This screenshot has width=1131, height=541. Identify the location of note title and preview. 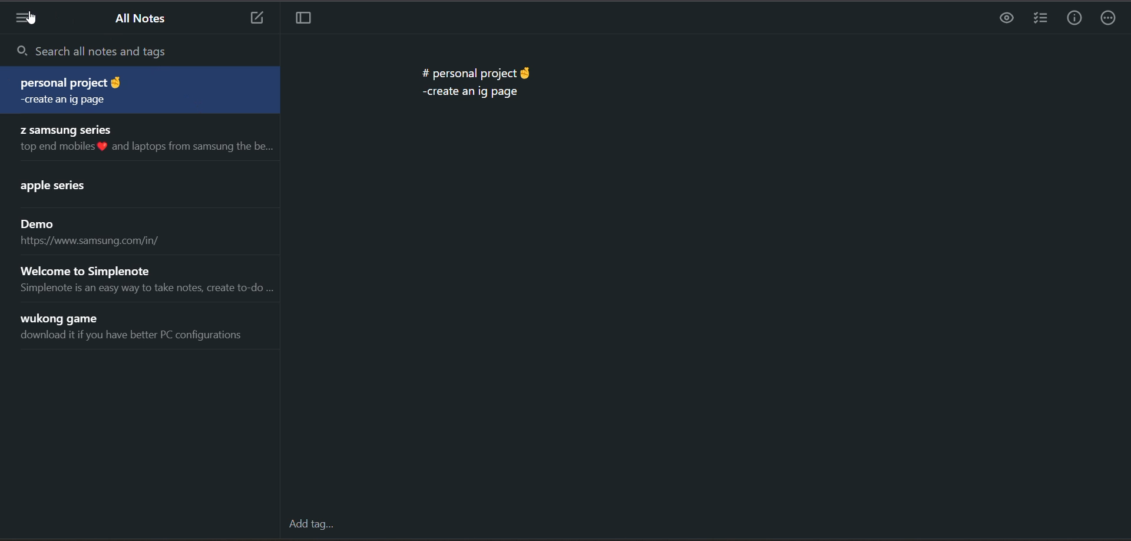
(92, 233).